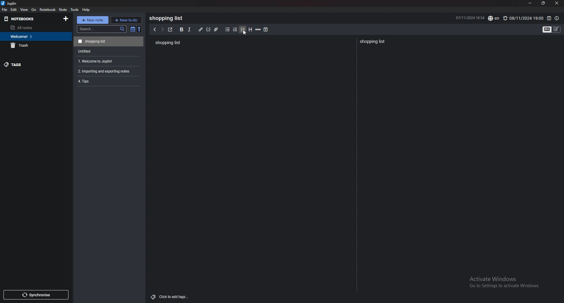 Image resolution: width=564 pixels, height=303 pixels. Describe the element at coordinates (227, 30) in the screenshot. I see `bullet list` at that location.